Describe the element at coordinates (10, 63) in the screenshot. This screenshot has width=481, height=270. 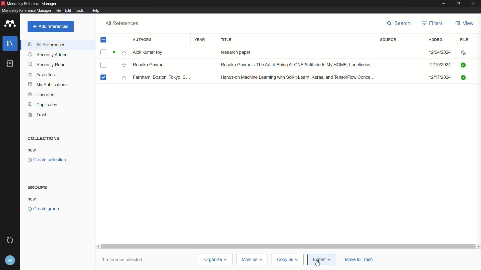
I see `book` at that location.